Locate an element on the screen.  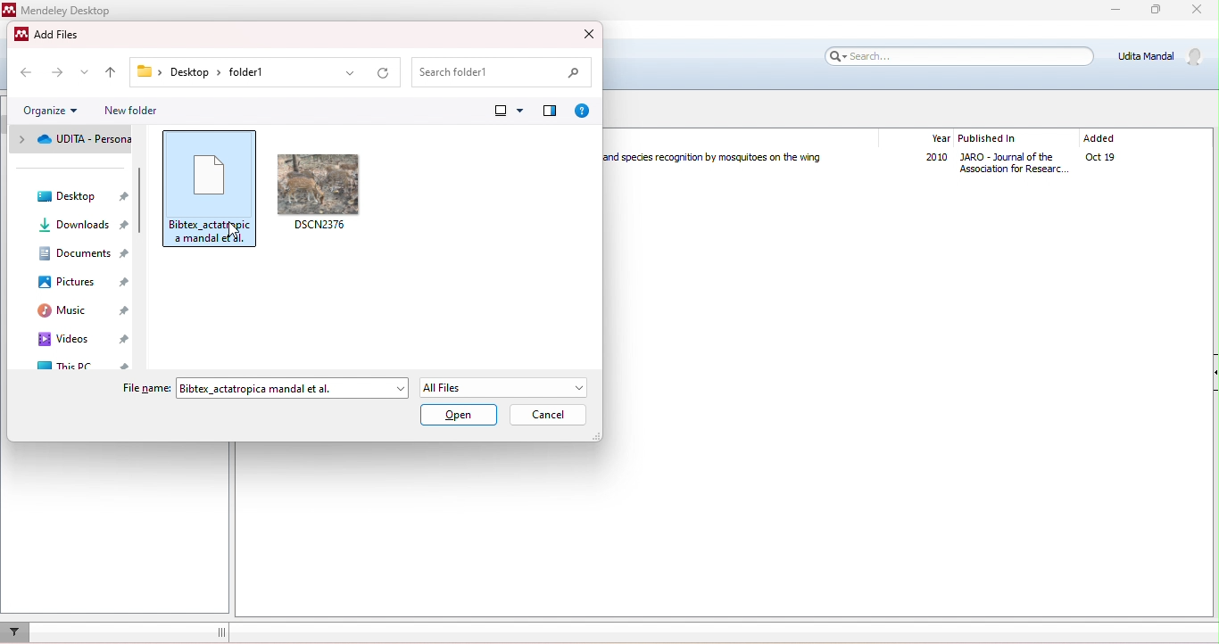
close is located at coordinates (1195, 10).